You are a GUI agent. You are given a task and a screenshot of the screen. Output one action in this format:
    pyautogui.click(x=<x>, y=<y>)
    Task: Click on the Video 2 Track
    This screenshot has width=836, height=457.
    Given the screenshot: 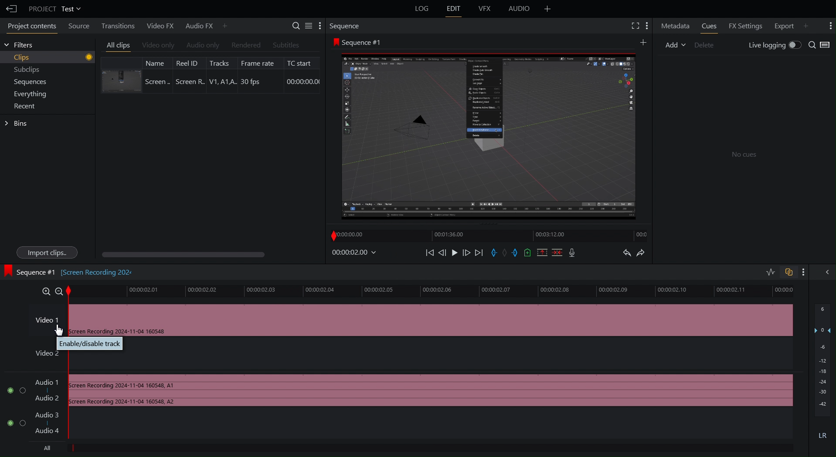 What is the action you would take?
    pyautogui.click(x=402, y=361)
    